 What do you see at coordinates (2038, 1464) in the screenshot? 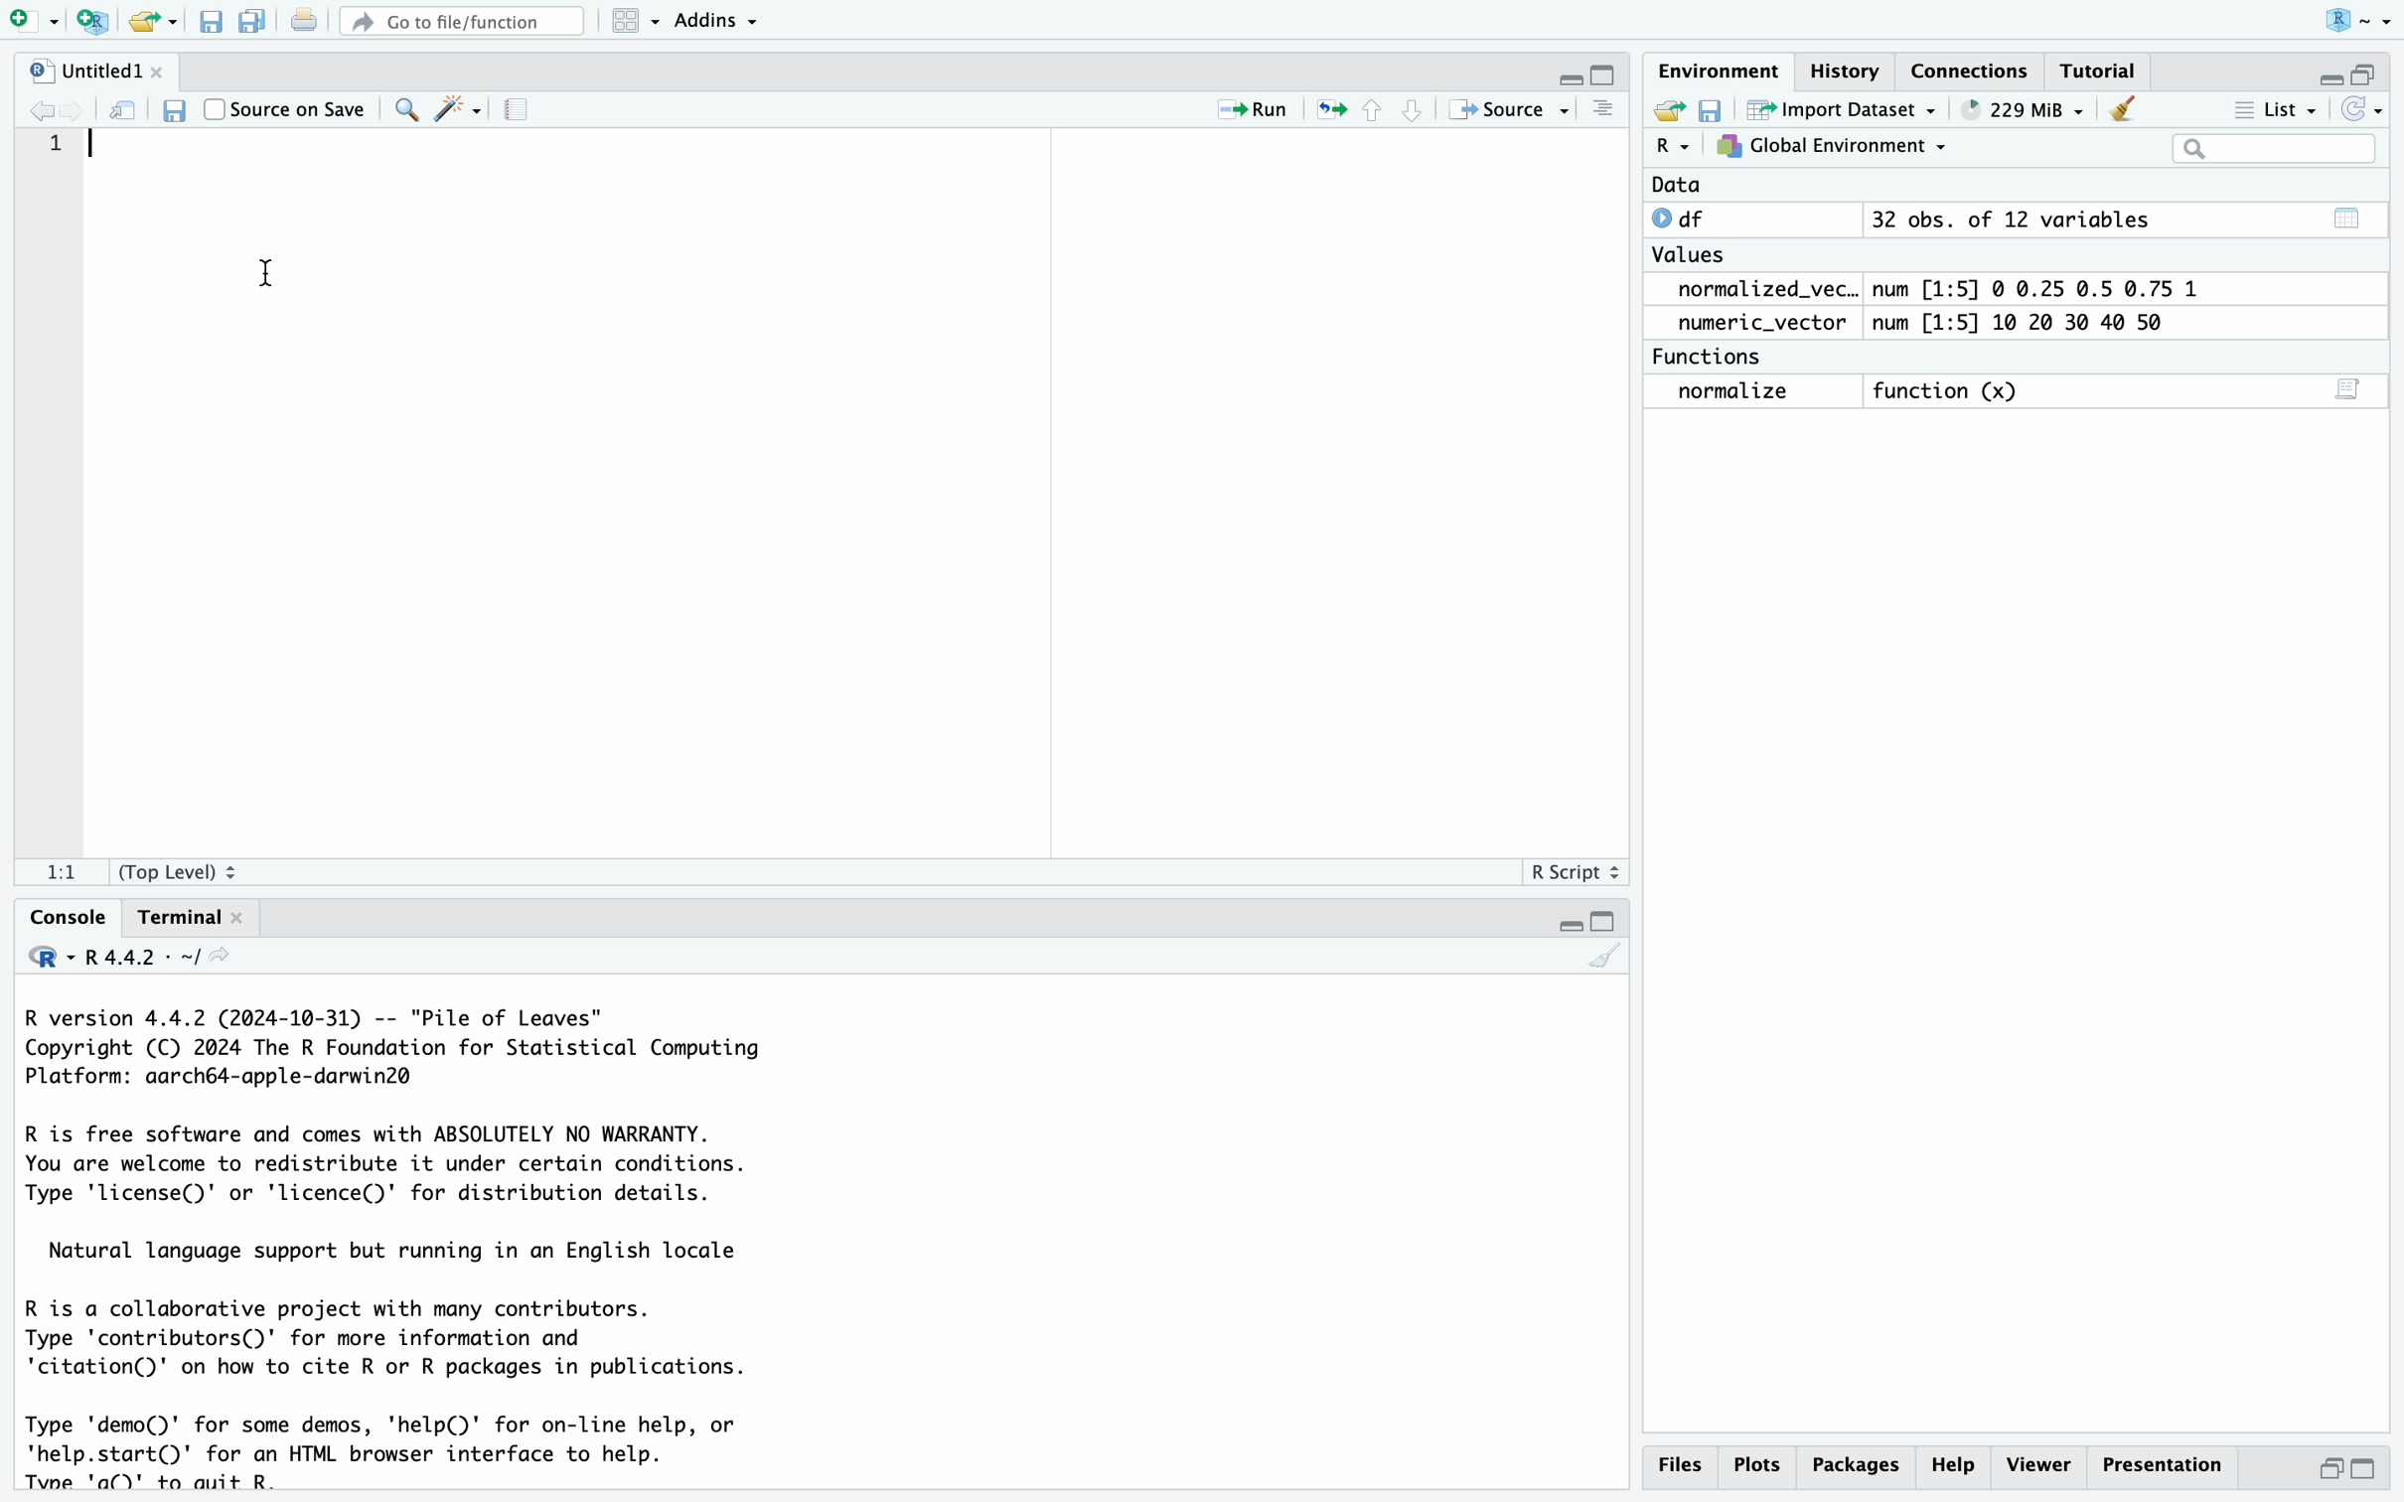
I see `Viewer` at bounding box center [2038, 1464].